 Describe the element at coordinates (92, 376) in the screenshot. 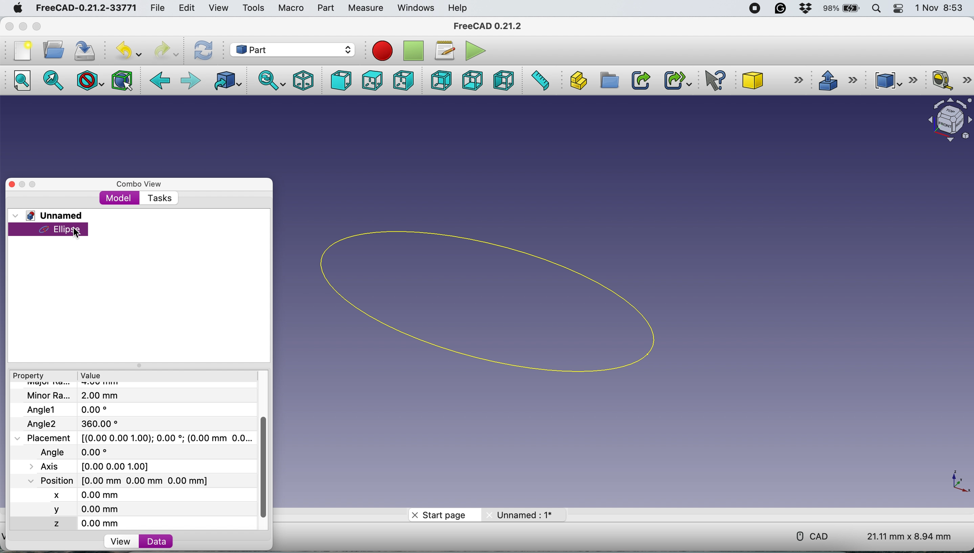

I see `value` at that location.